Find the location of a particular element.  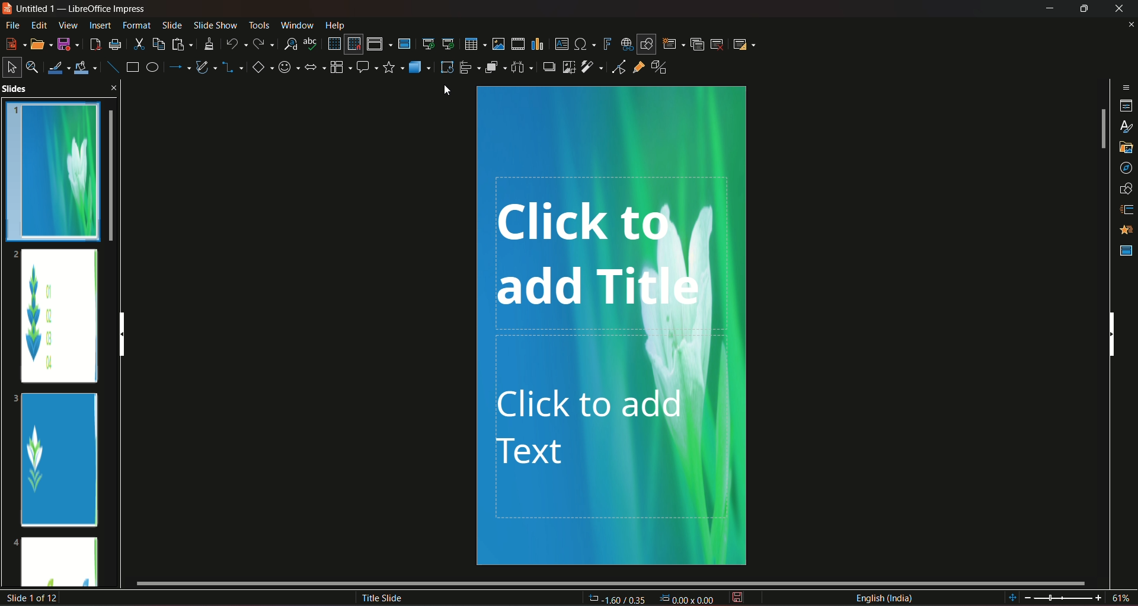

slide 2 is located at coordinates (53, 316).